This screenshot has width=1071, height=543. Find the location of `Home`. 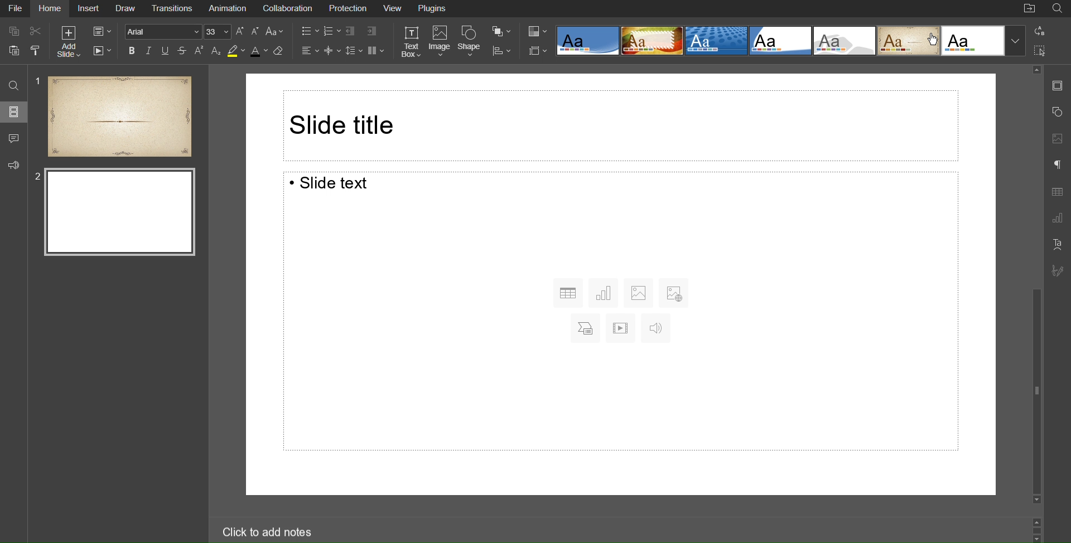

Home is located at coordinates (51, 9).